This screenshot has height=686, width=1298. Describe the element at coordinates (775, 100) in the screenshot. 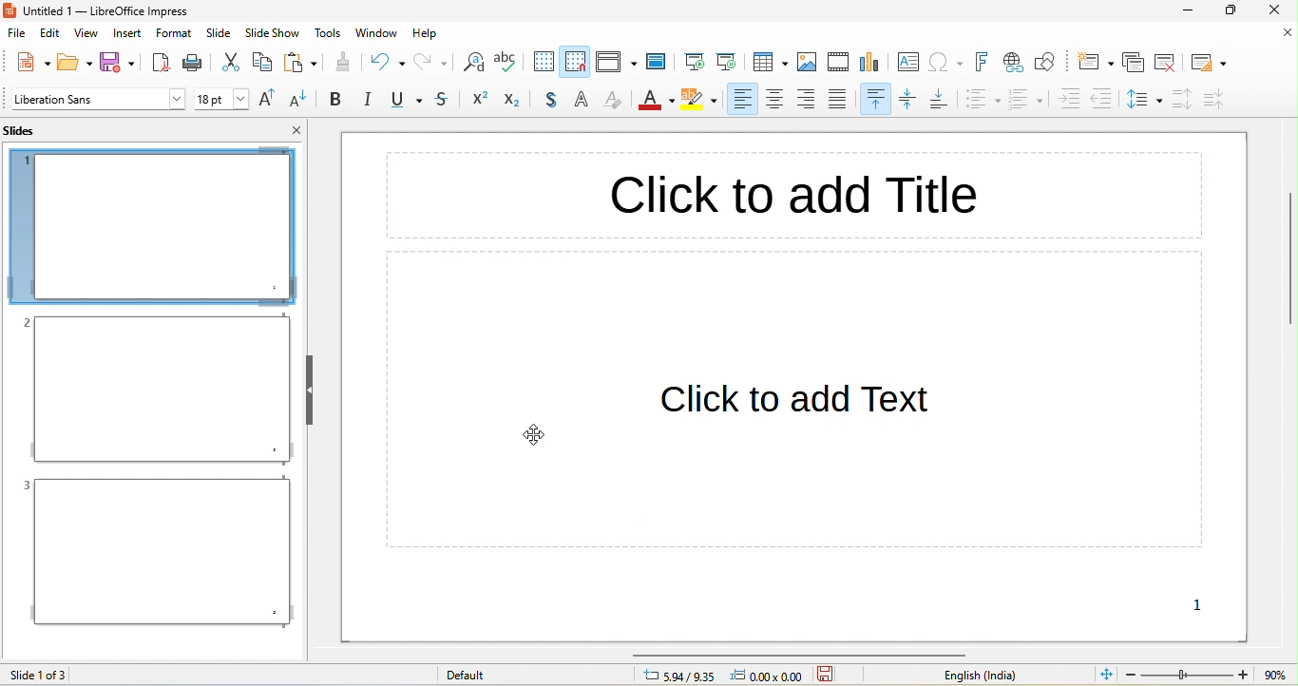

I see `align center` at that location.